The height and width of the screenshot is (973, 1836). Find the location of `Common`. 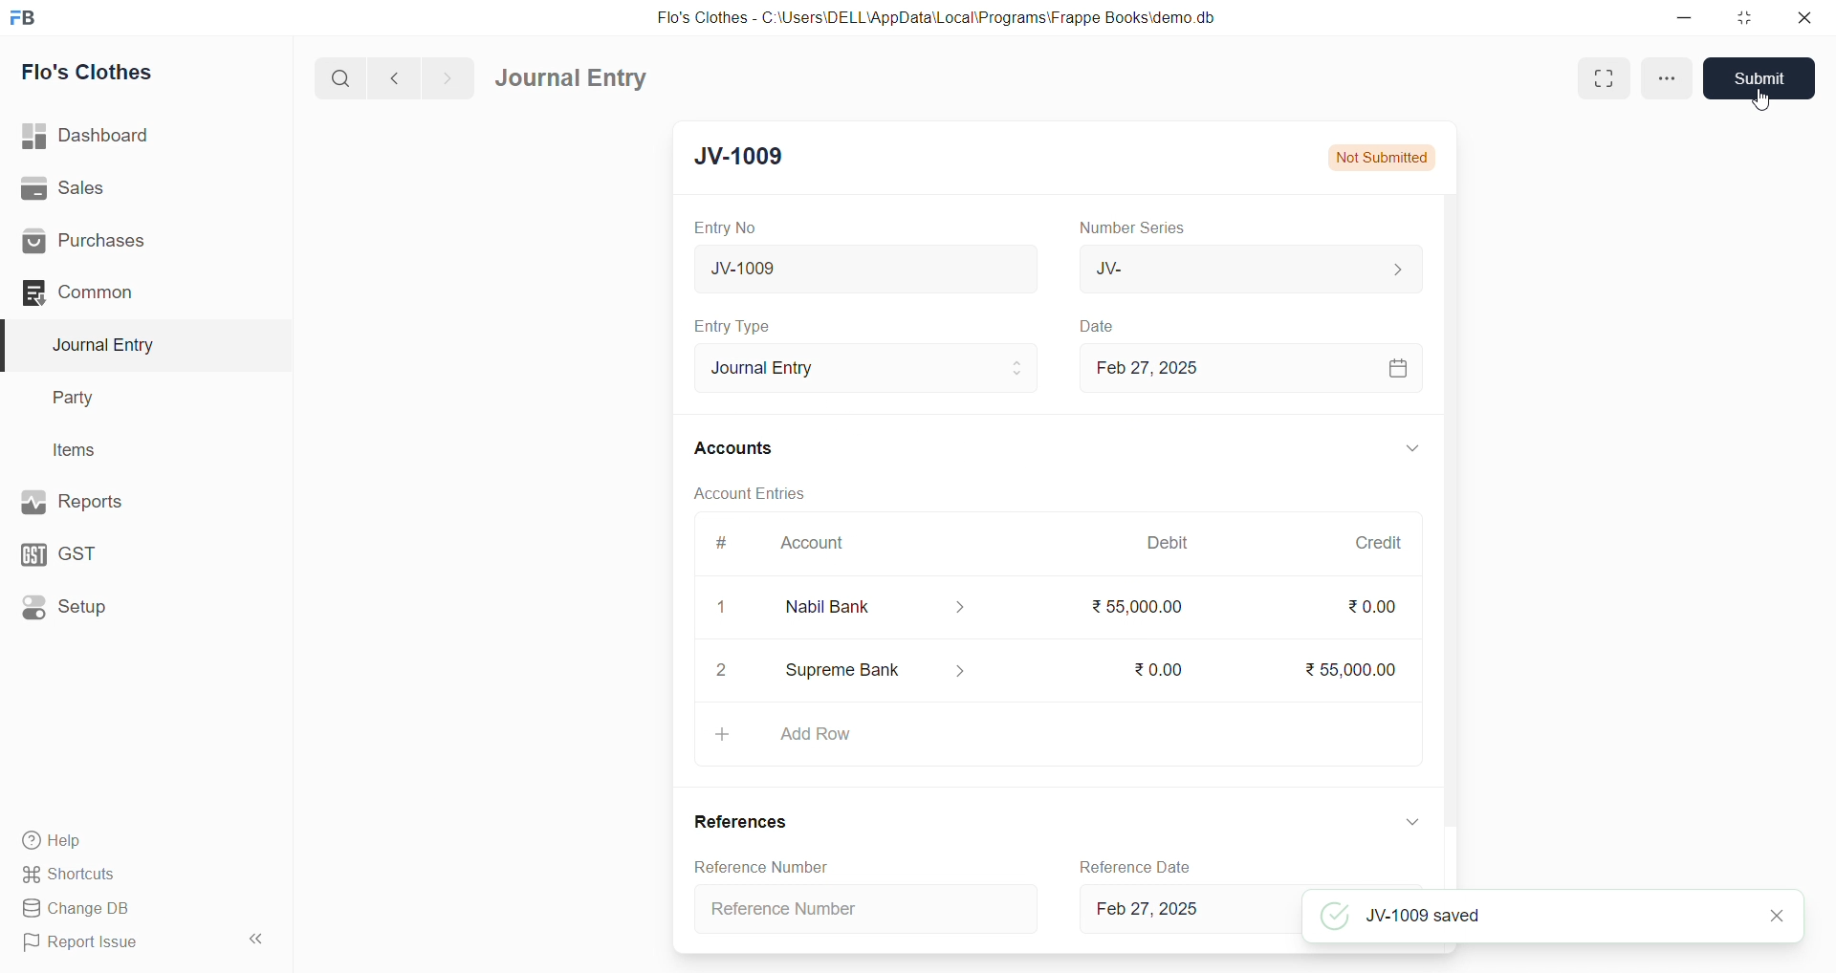

Common is located at coordinates (115, 293).